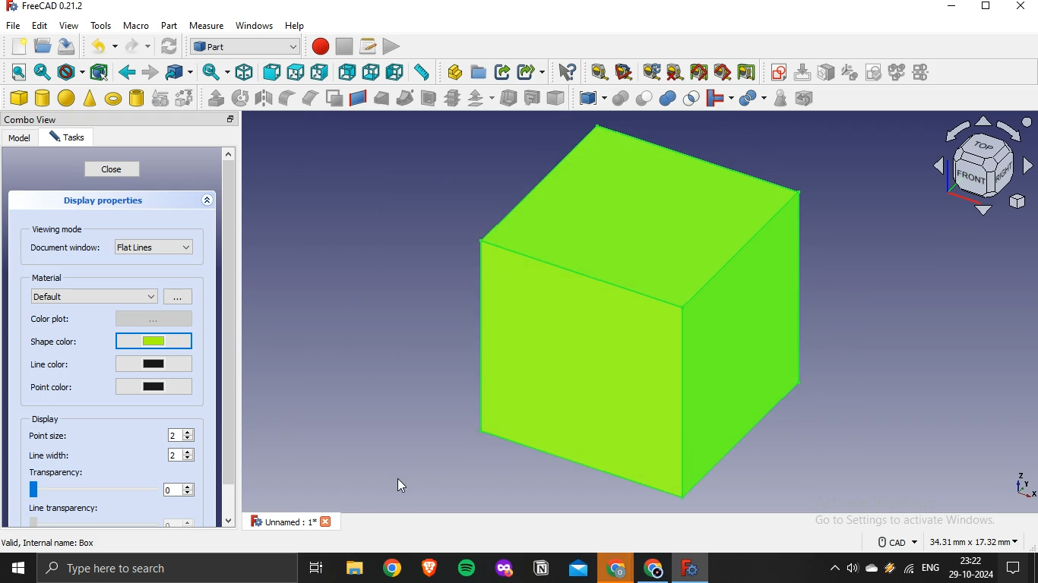 The image size is (1038, 583). I want to click on onedrive, so click(872, 569).